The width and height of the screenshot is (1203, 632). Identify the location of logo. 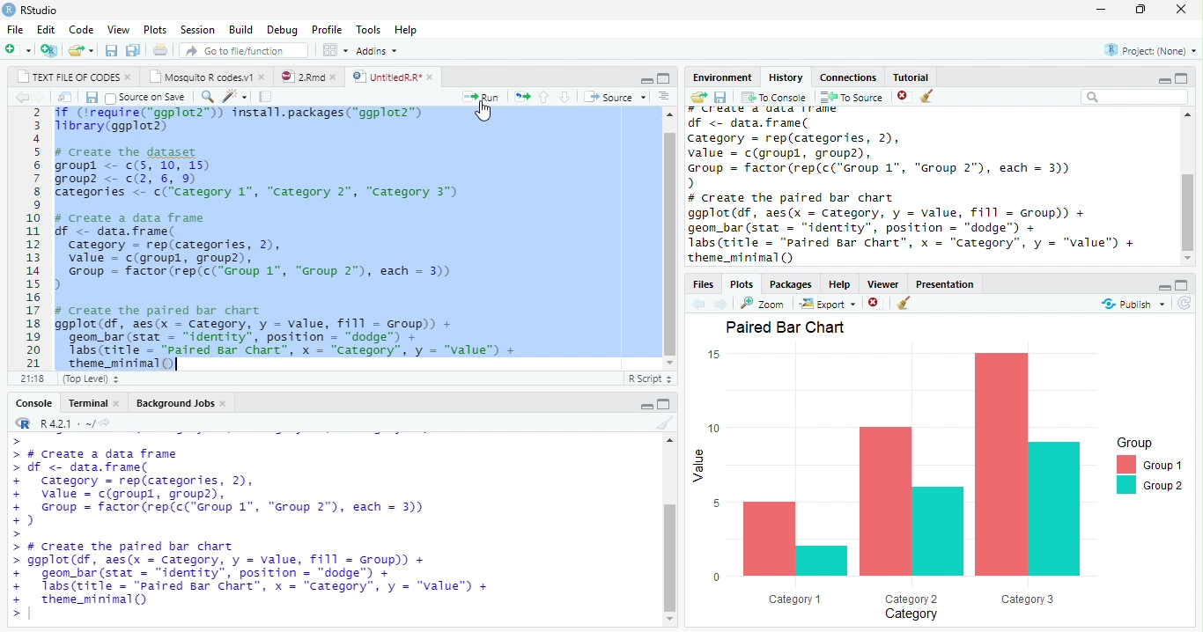
(10, 11).